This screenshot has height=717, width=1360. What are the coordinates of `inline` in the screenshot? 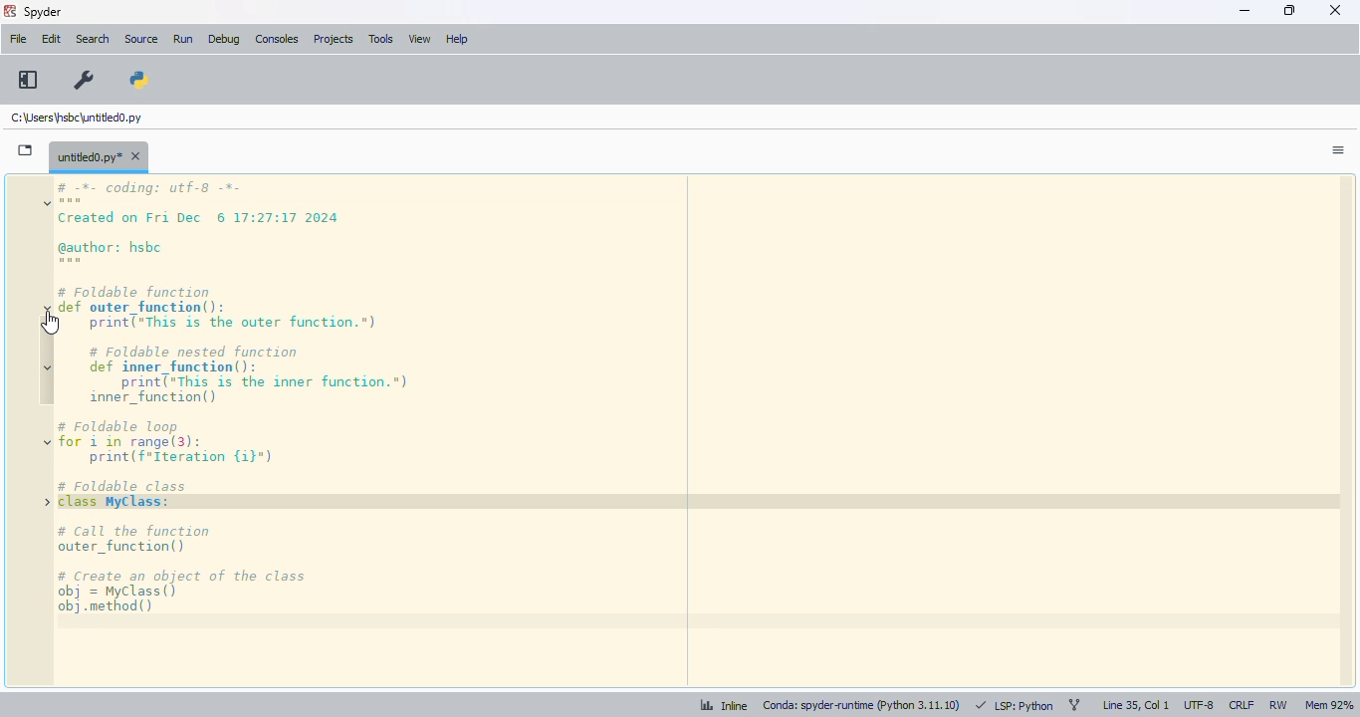 It's located at (716, 707).